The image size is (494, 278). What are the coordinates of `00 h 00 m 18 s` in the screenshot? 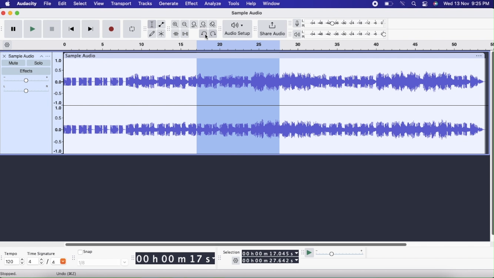 It's located at (175, 259).